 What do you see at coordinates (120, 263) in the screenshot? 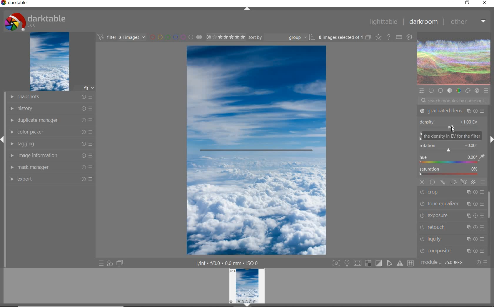
I see `DISPLAY A SECOND DARKROOM DISPLAY` at bounding box center [120, 263].